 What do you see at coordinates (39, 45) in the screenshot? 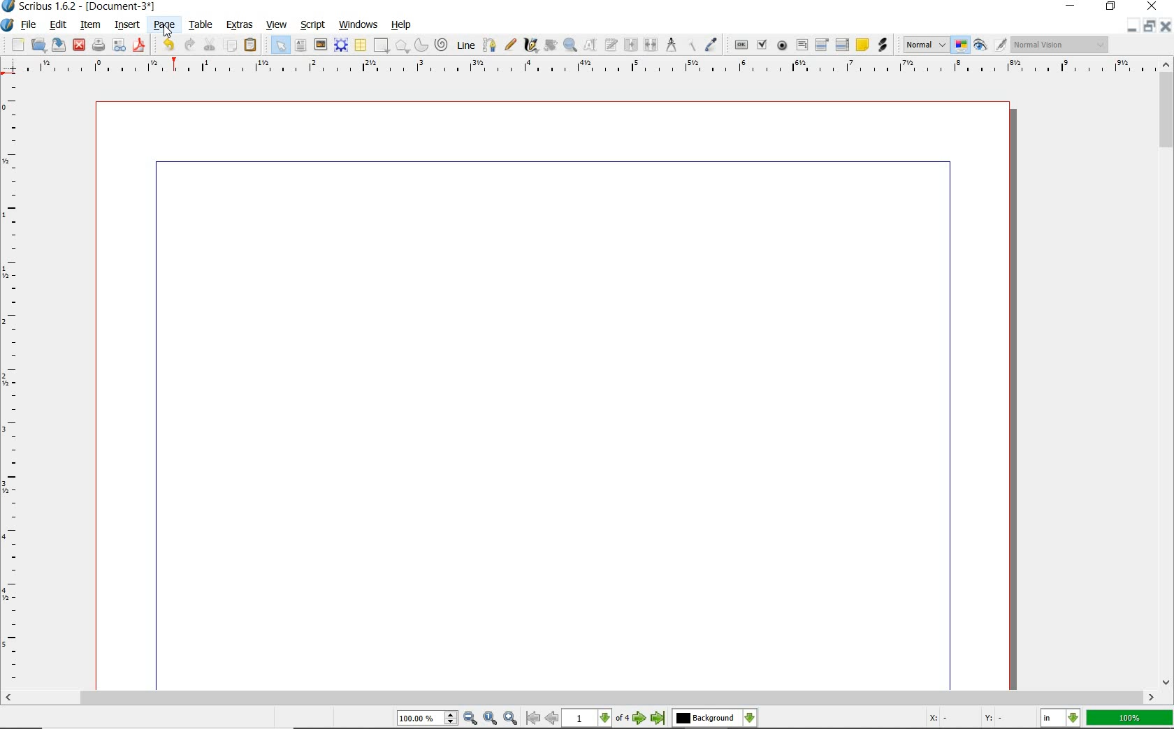
I see `open` at bounding box center [39, 45].